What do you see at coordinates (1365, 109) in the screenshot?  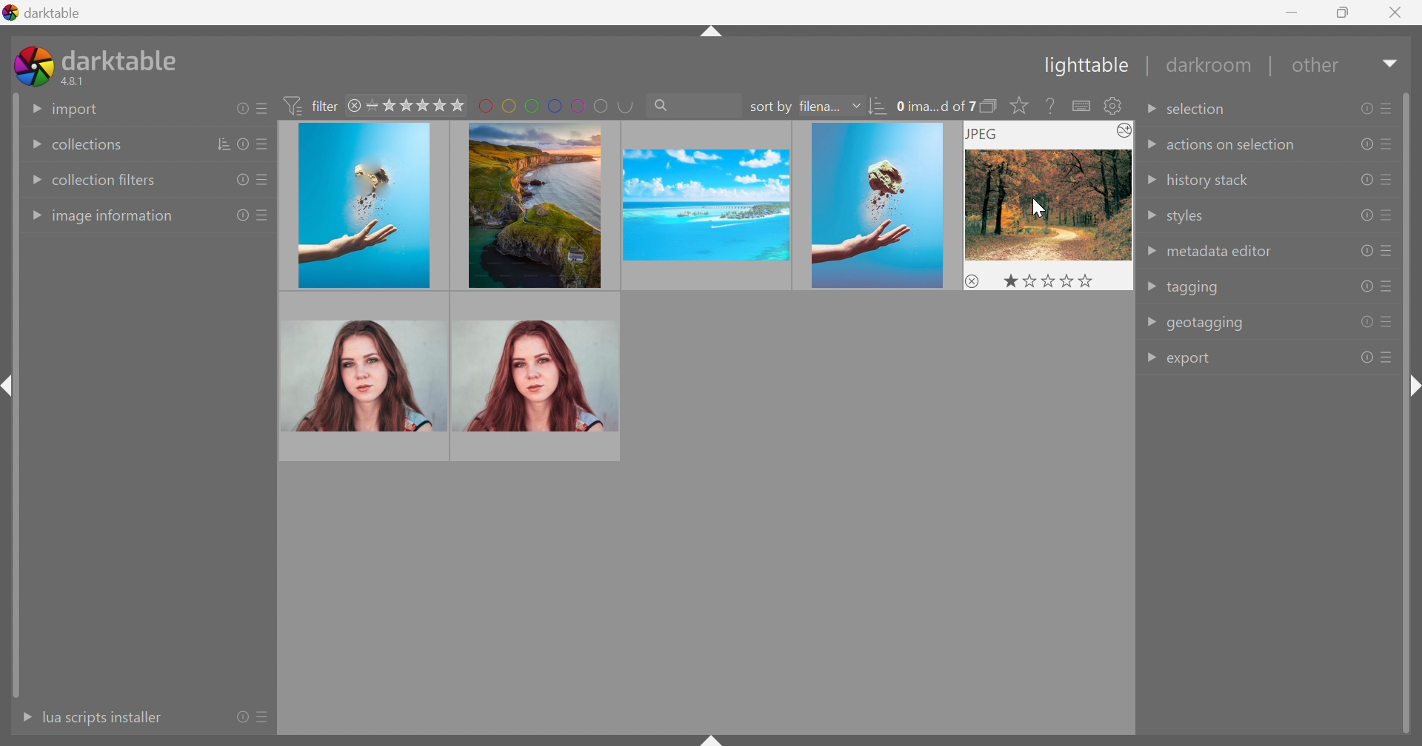 I see `reset` at bounding box center [1365, 109].